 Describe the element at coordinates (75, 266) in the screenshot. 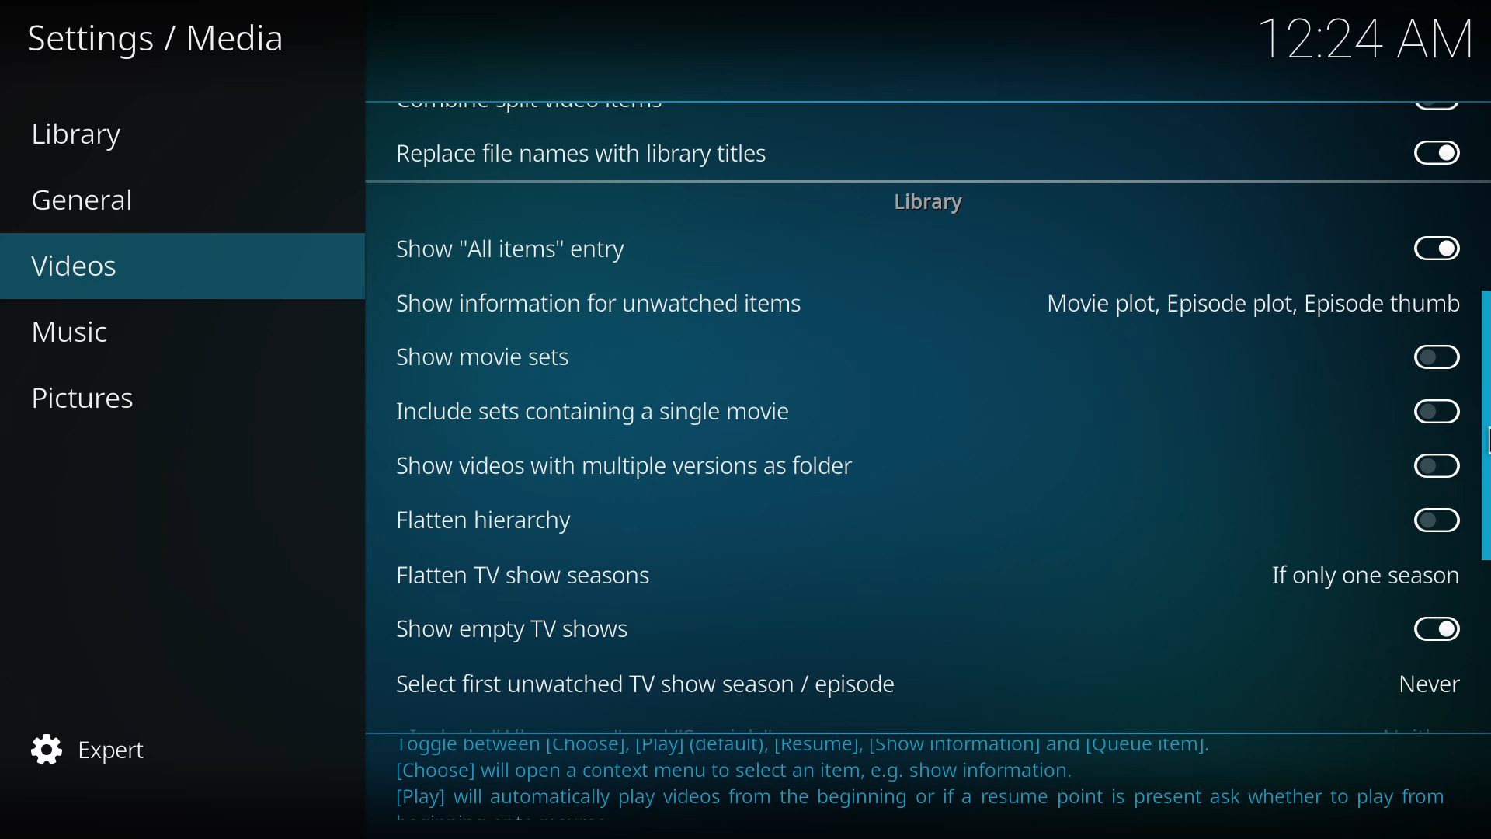

I see `videos` at that location.